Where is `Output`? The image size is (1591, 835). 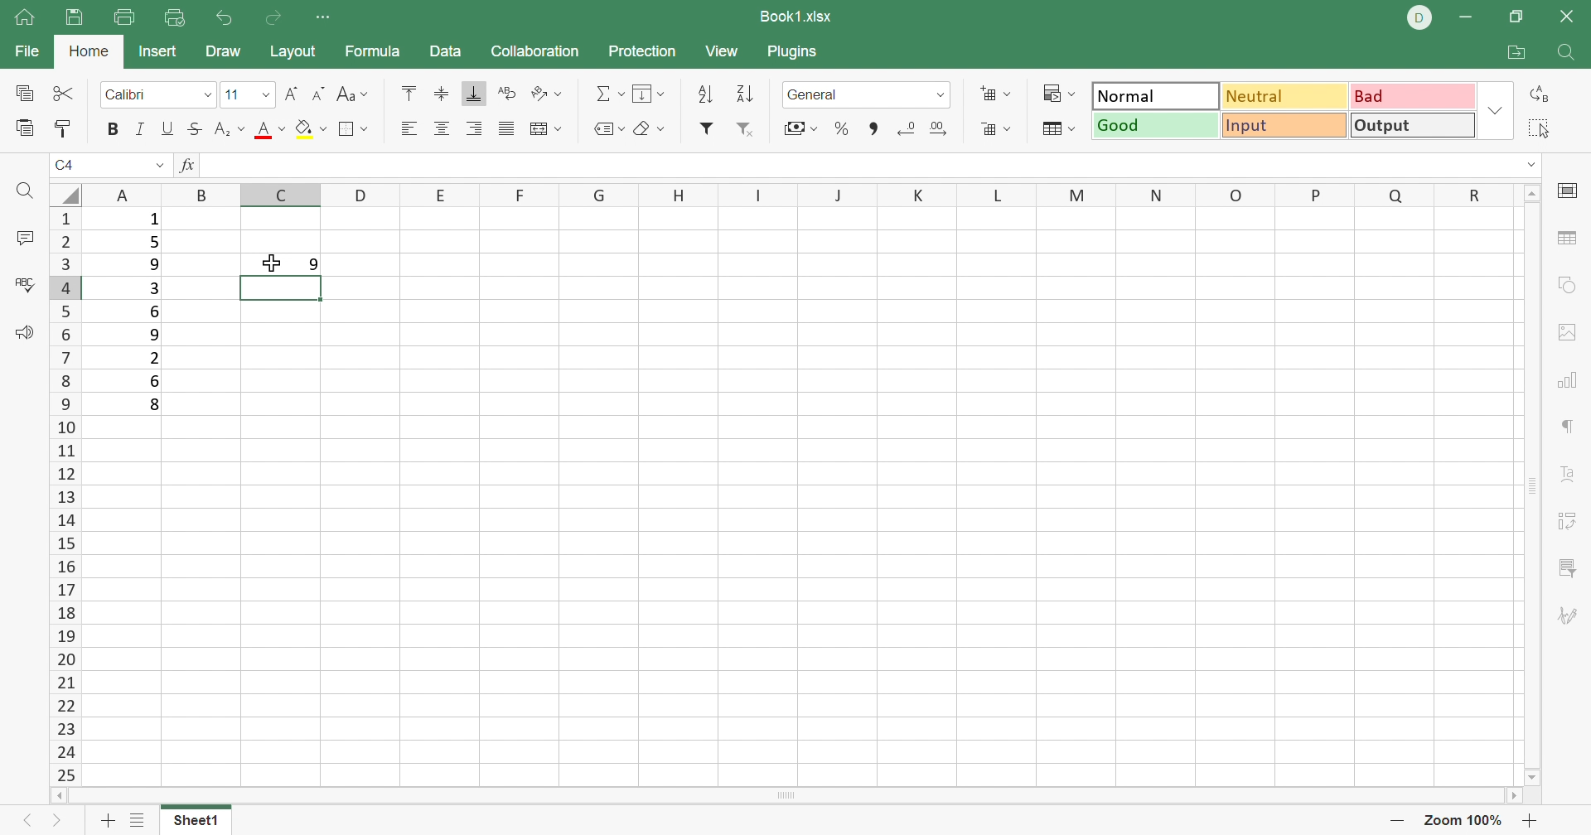
Output is located at coordinates (1414, 126).